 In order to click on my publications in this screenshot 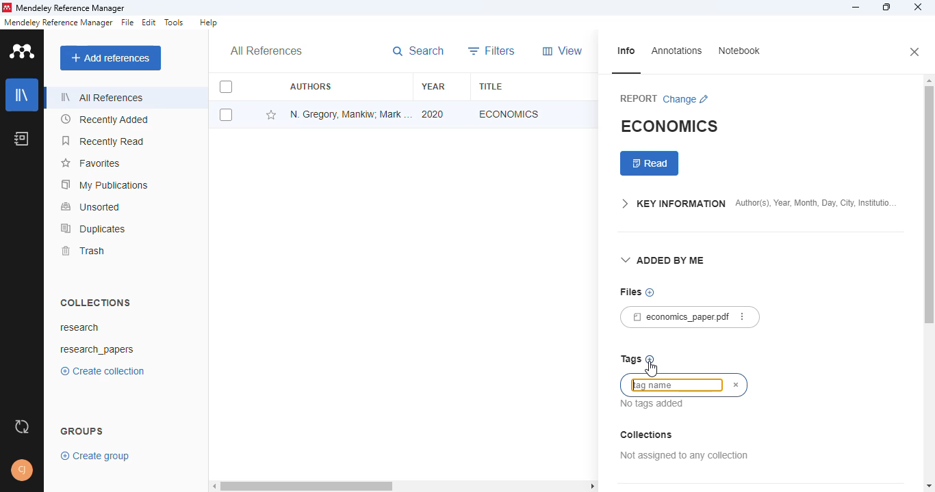, I will do `click(105, 185)`.